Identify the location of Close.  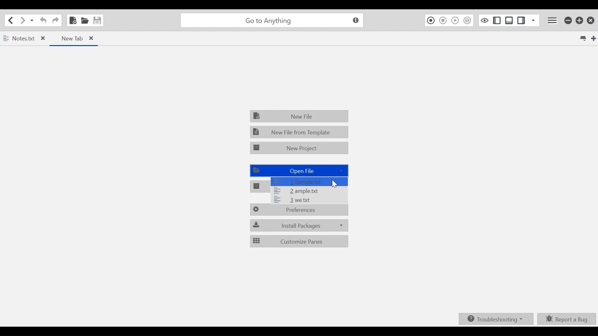
(591, 21).